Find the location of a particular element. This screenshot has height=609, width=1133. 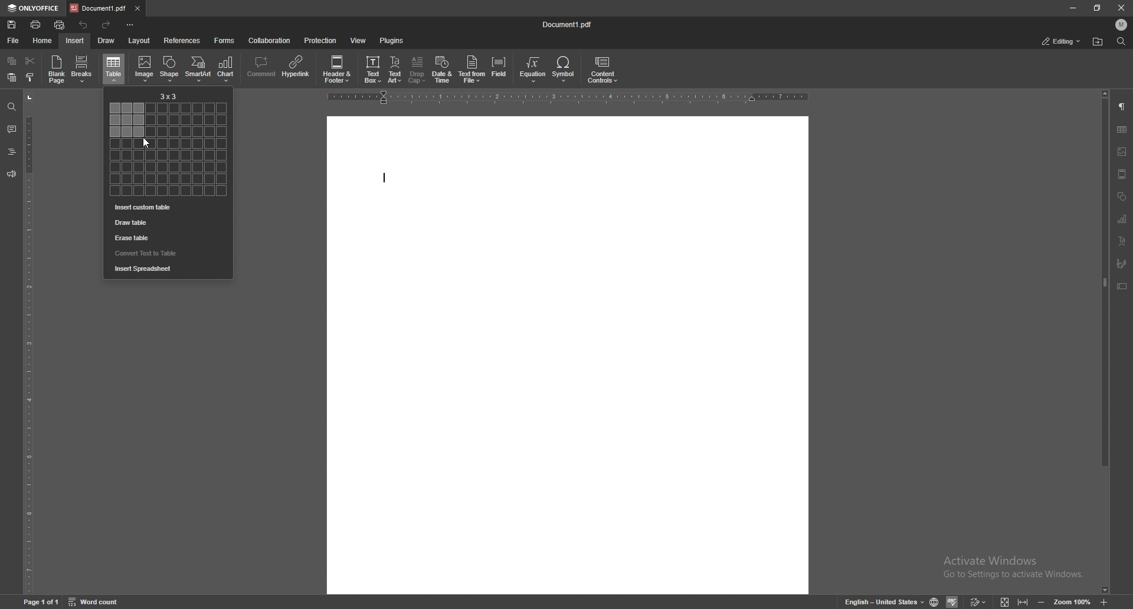

cut is located at coordinates (30, 60).